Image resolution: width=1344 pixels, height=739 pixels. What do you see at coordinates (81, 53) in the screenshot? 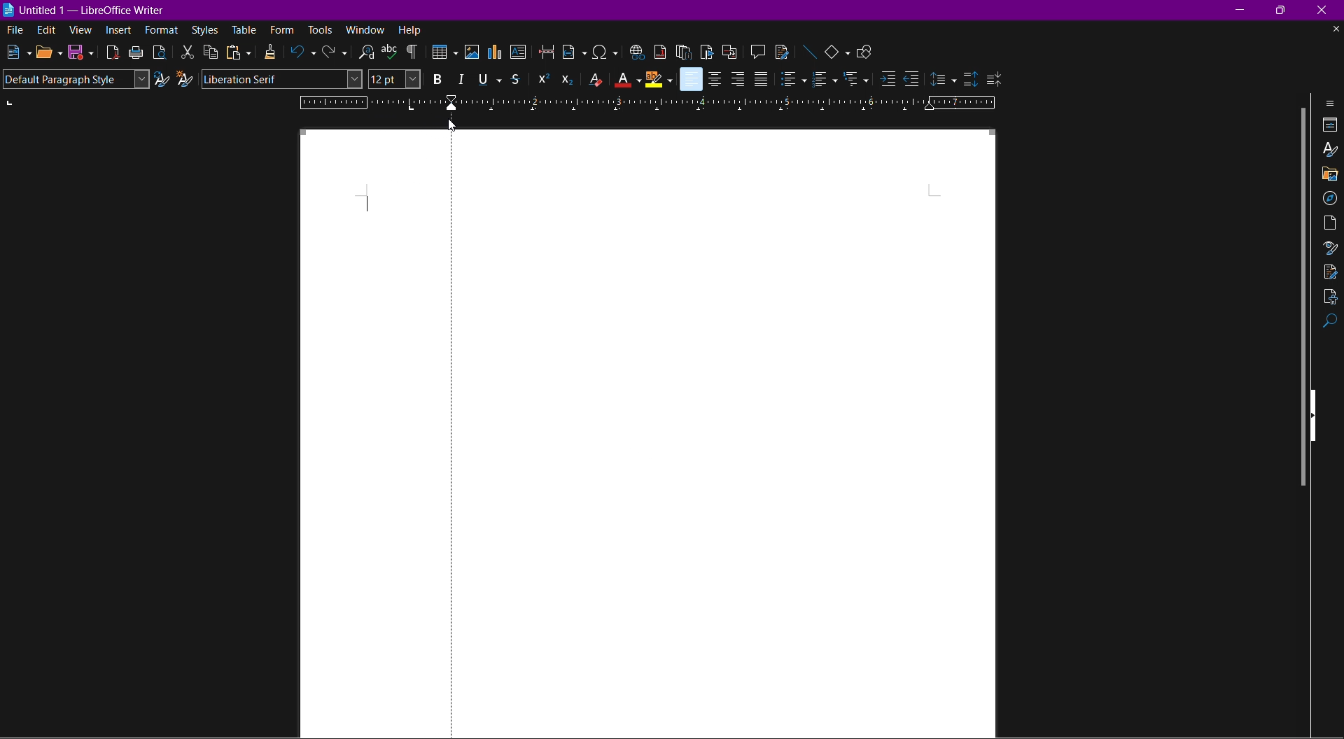
I see `Save` at bounding box center [81, 53].